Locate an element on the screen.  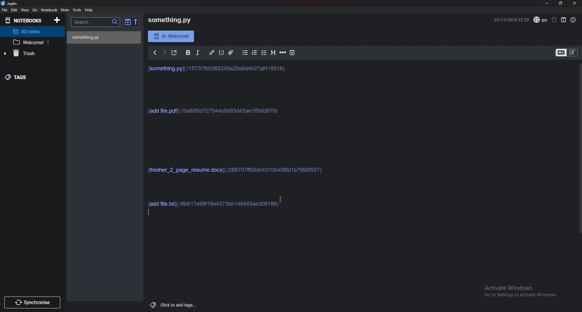
Italic is located at coordinates (199, 52).